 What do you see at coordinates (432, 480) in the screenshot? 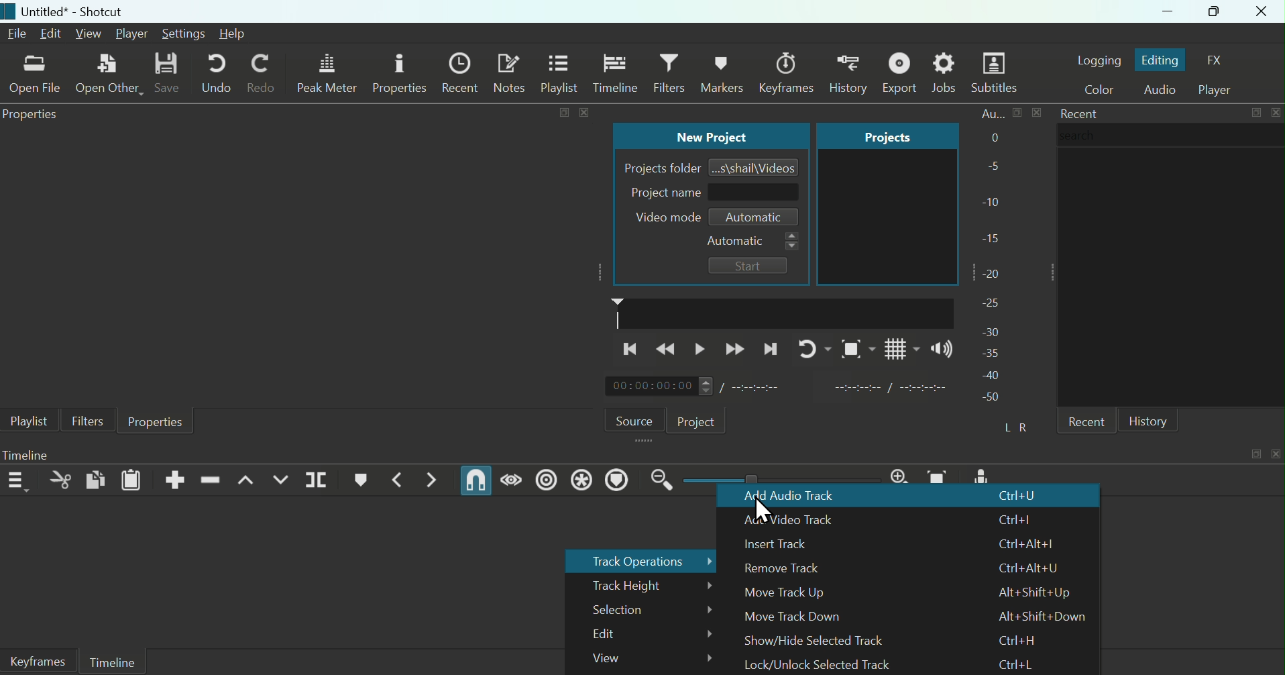
I see `Next Marker` at bounding box center [432, 480].